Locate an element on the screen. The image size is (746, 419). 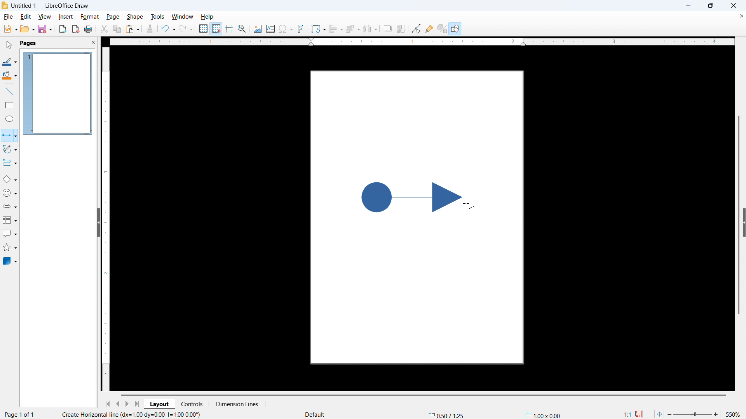
Page number  is located at coordinates (21, 414).